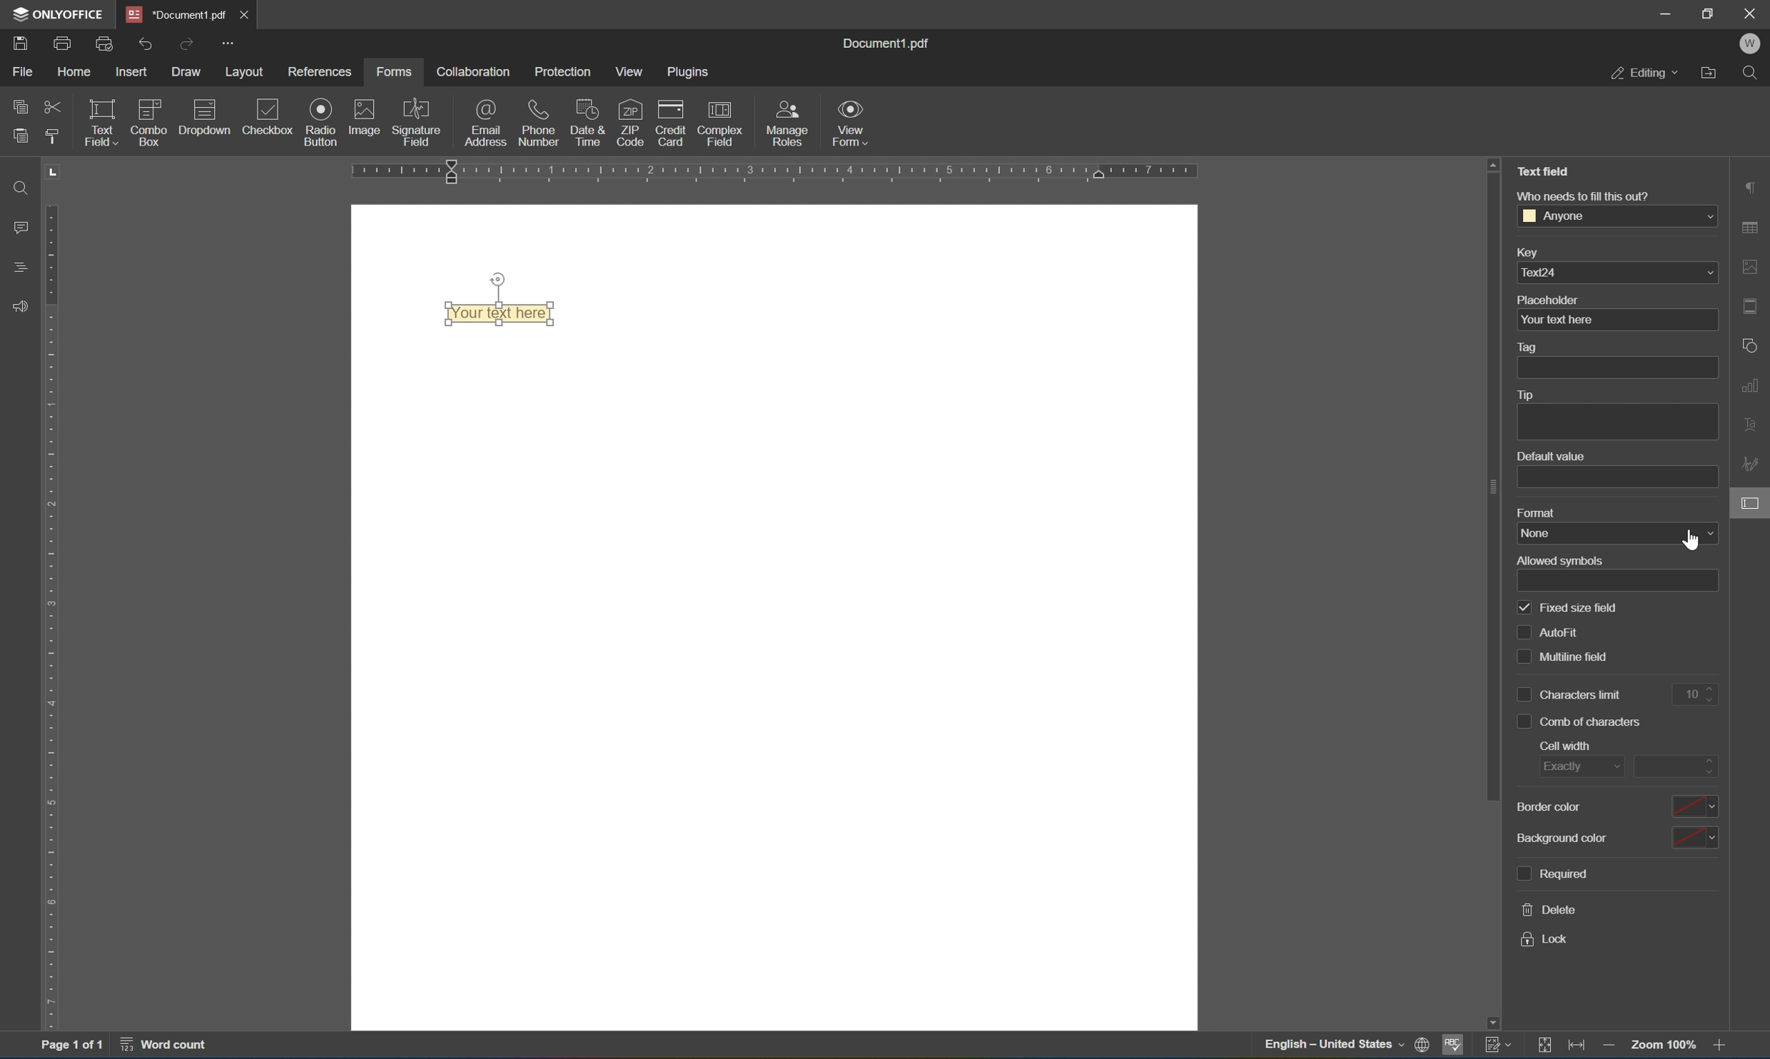 The image size is (1770, 1059). What do you see at coordinates (1644, 71) in the screenshot?
I see `editing` at bounding box center [1644, 71].